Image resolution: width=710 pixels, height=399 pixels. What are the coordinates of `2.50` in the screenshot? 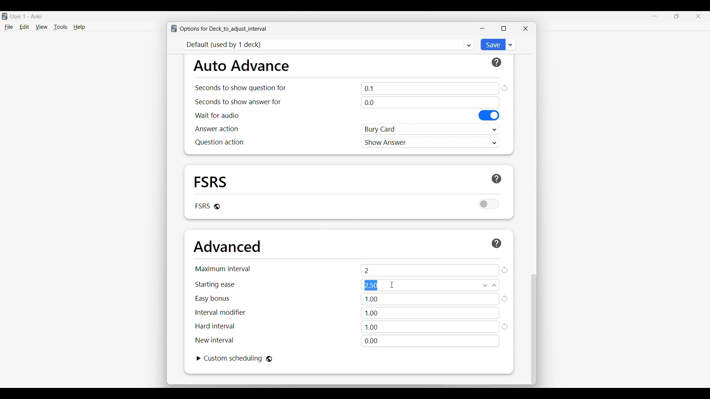 It's located at (430, 285).